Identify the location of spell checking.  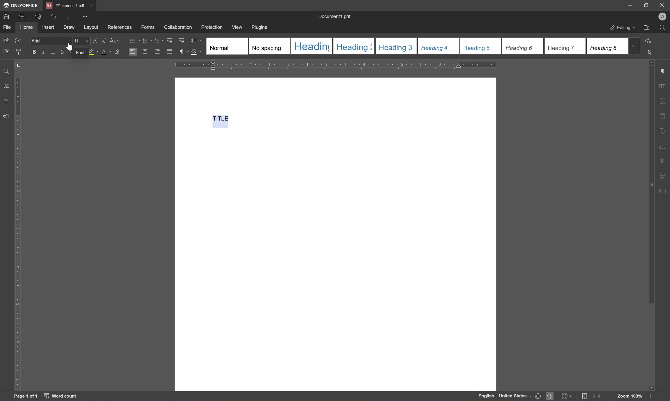
(550, 396).